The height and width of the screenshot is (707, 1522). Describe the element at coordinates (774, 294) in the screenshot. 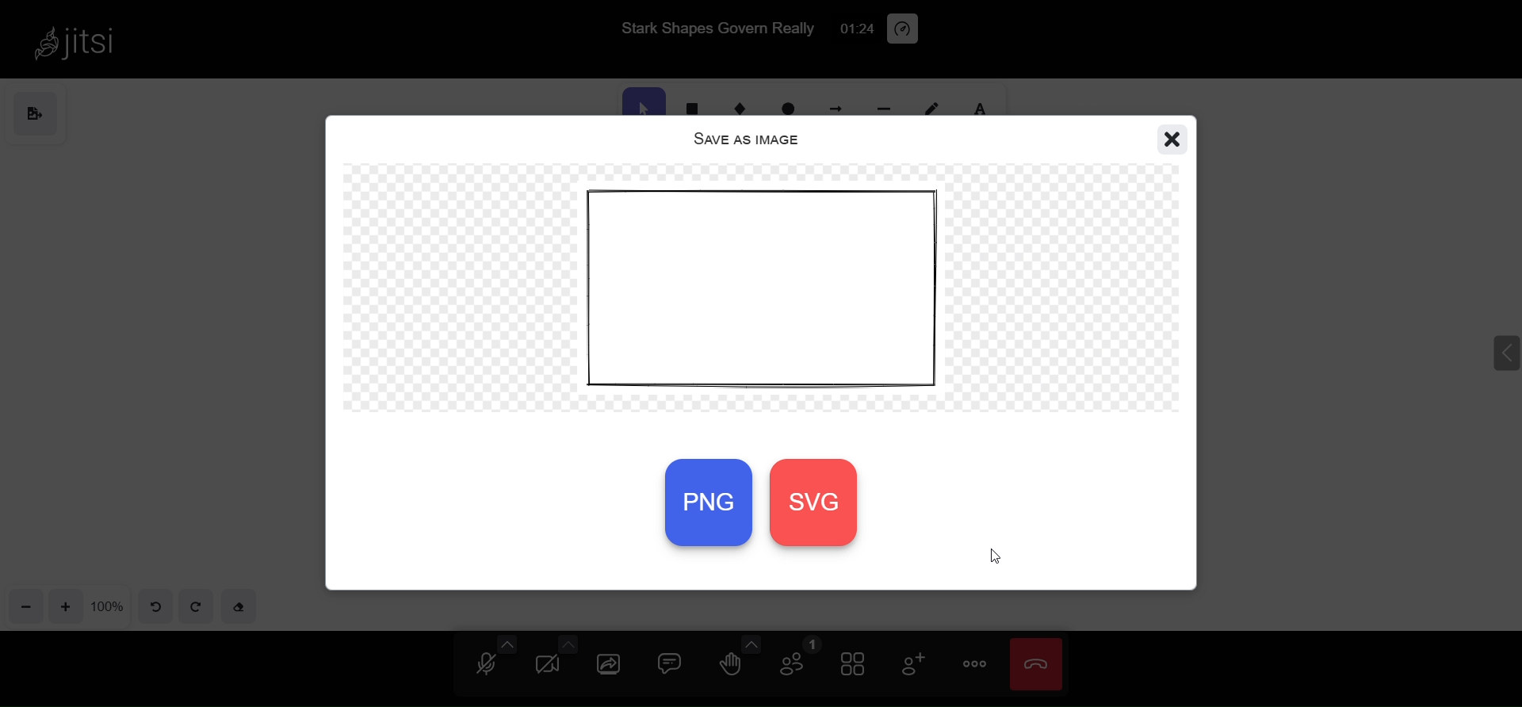

I see `object preview` at that location.